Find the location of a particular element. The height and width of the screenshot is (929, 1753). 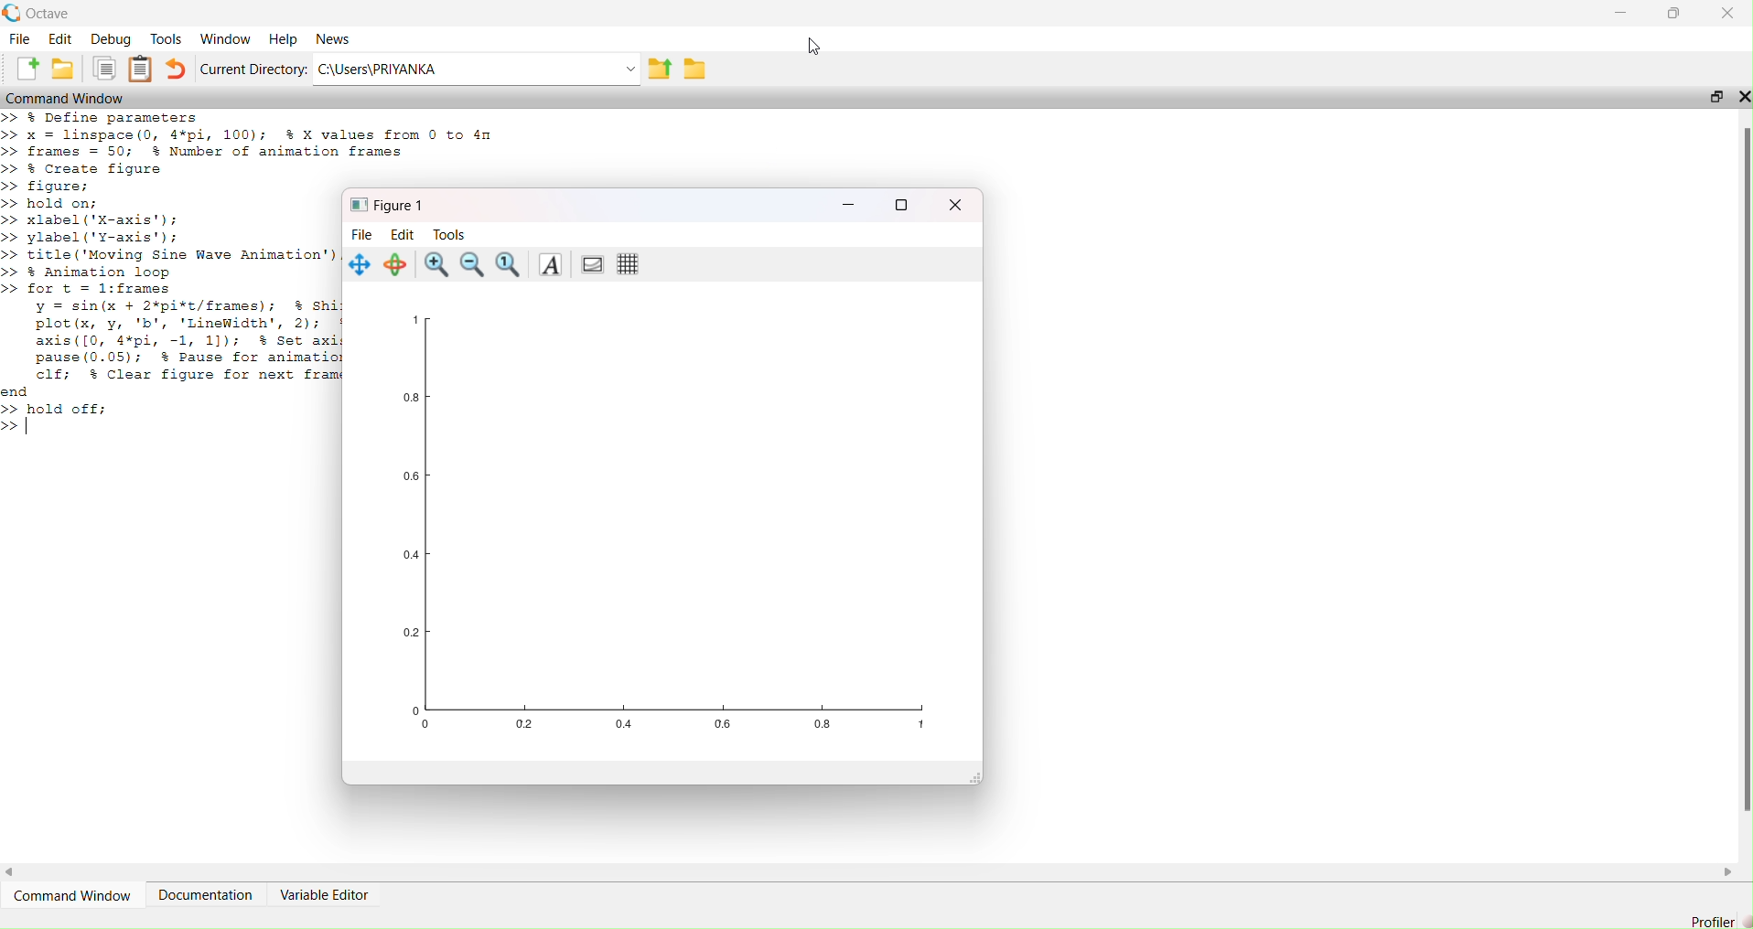

save is located at coordinates (697, 70).